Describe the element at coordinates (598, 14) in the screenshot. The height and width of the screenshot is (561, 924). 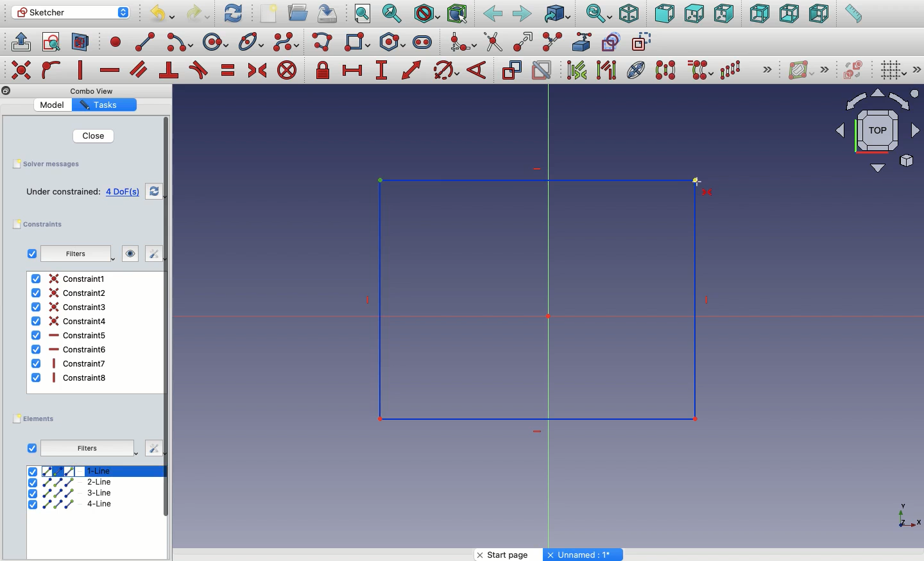
I see `Sync view` at that location.